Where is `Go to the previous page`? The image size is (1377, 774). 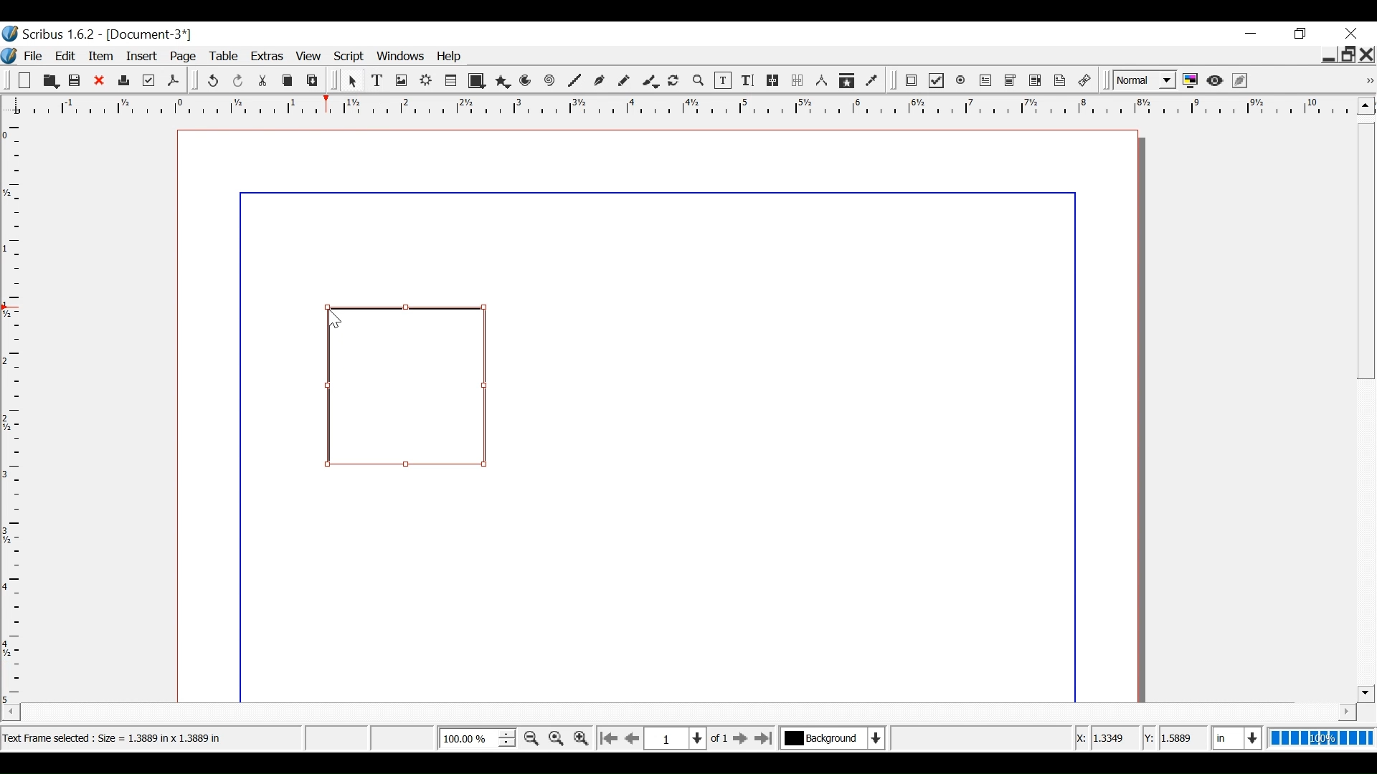 Go to the previous page is located at coordinates (634, 737).